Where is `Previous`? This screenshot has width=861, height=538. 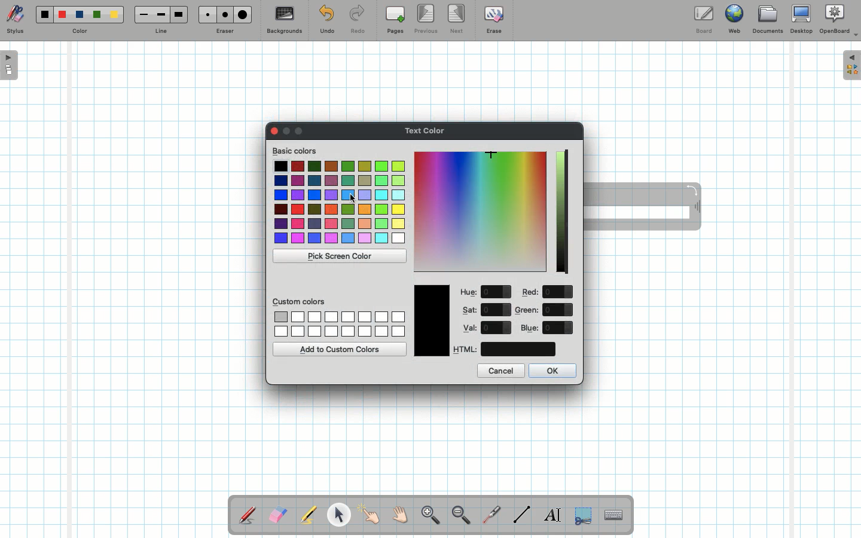
Previous is located at coordinates (427, 20).